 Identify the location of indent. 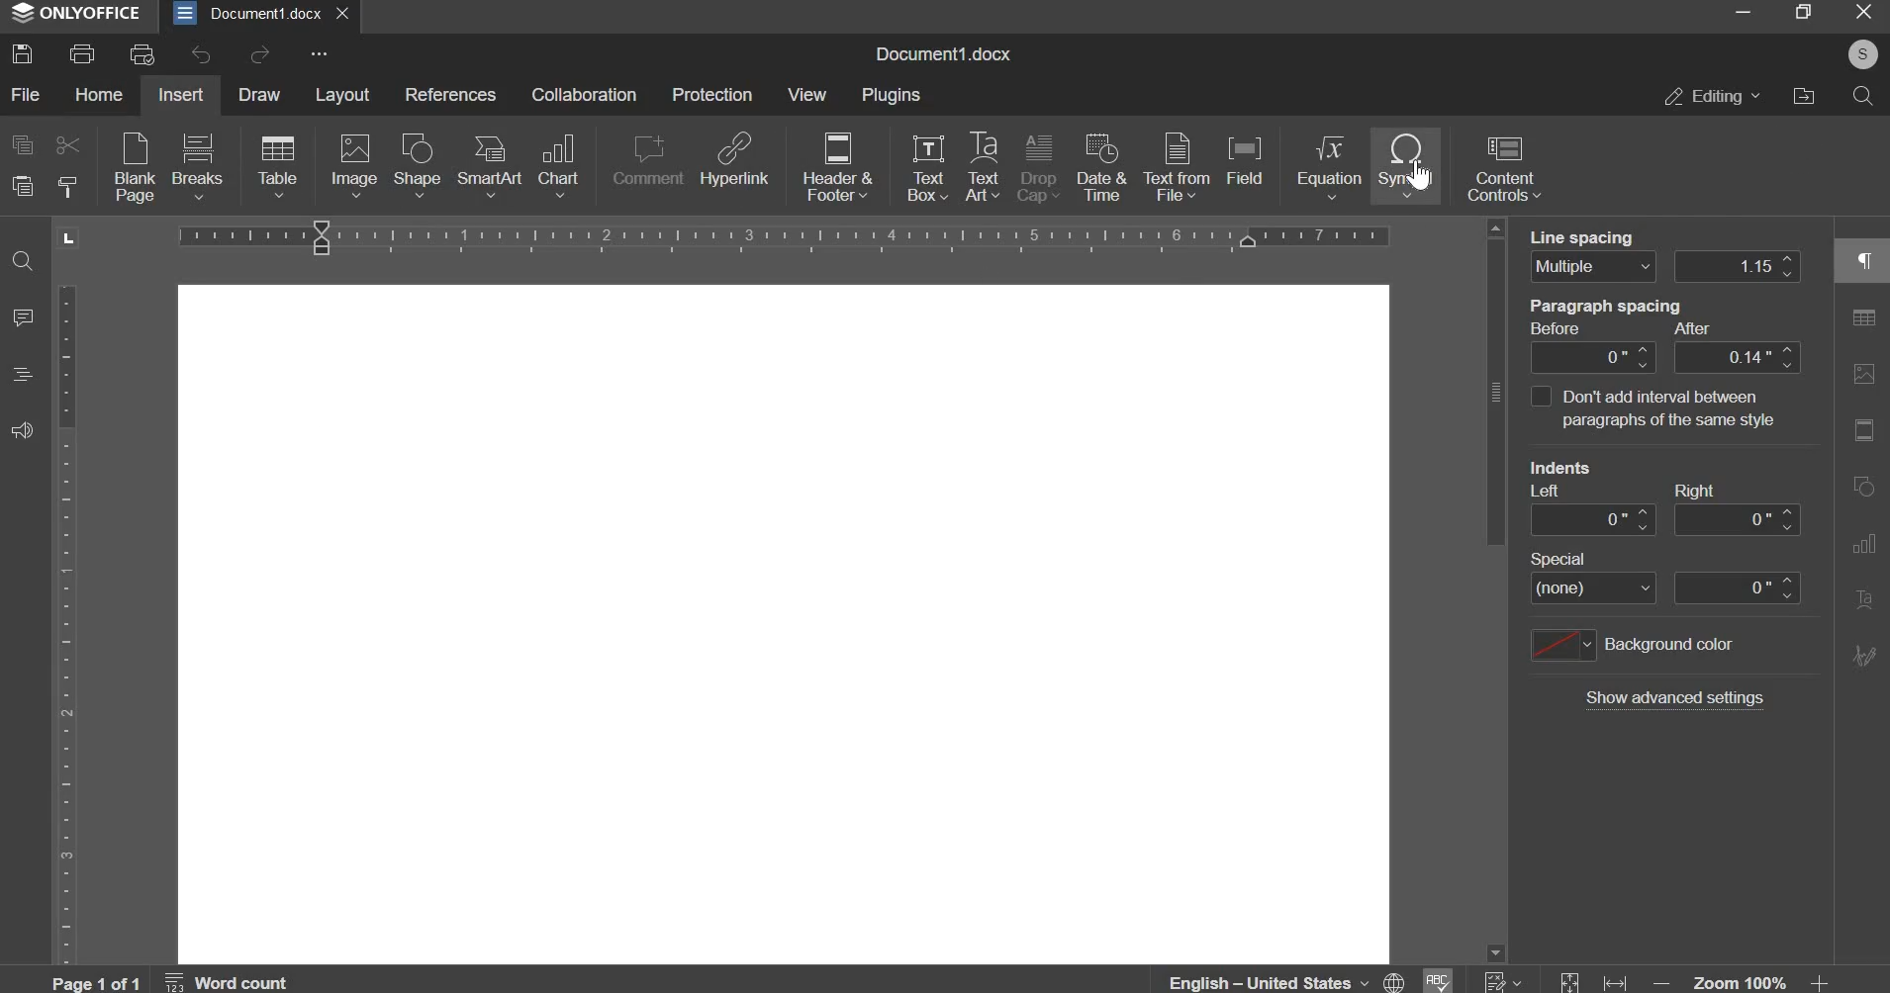
(1663, 518).